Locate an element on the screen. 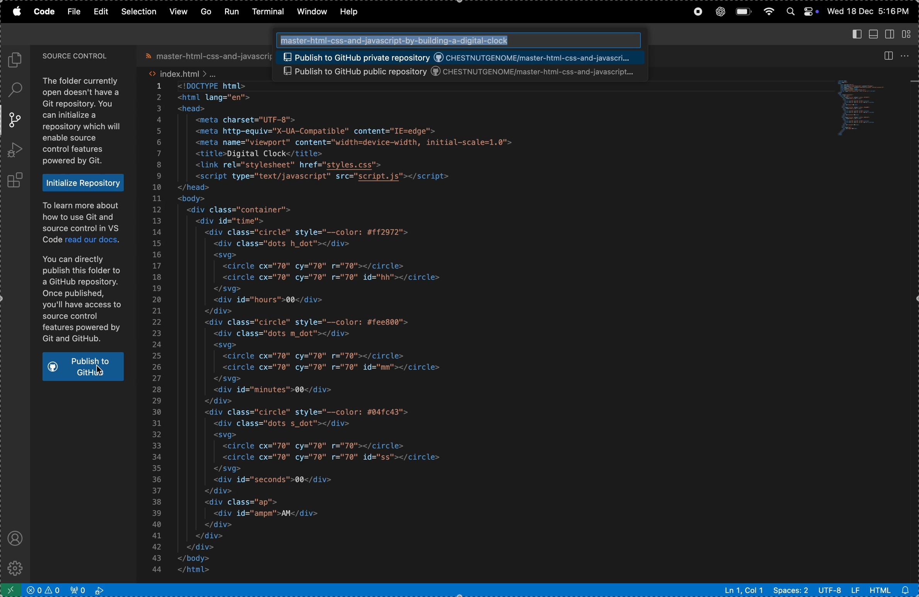 The image size is (919, 597). code is located at coordinates (46, 12).